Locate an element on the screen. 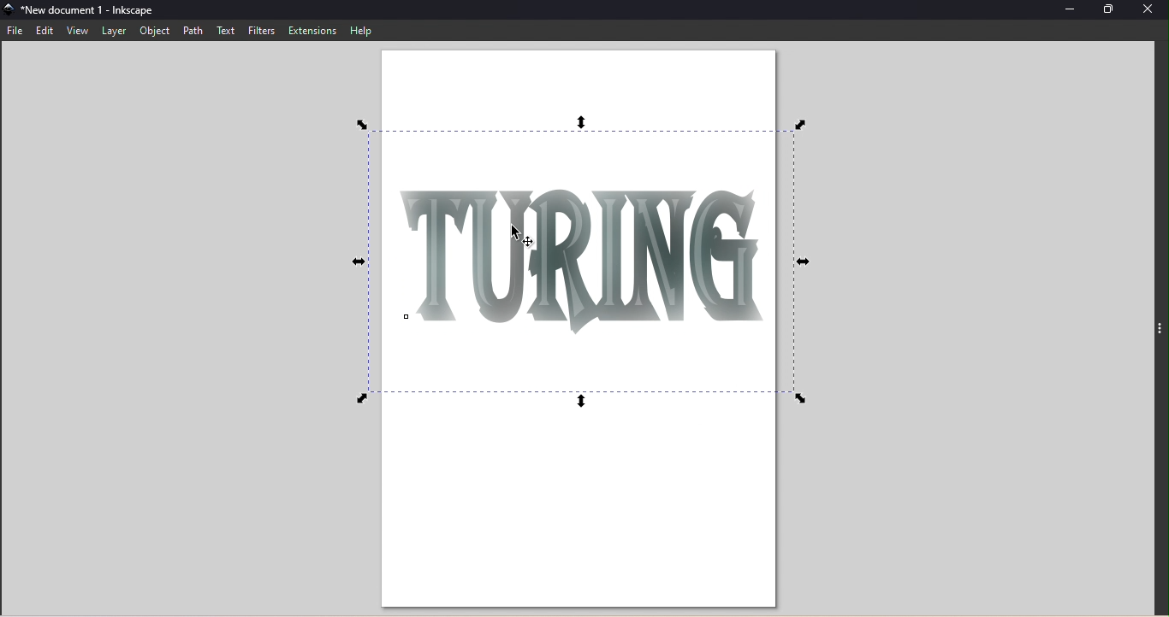 This screenshot has width=1169, height=617. Minimize is located at coordinates (1071, 9).